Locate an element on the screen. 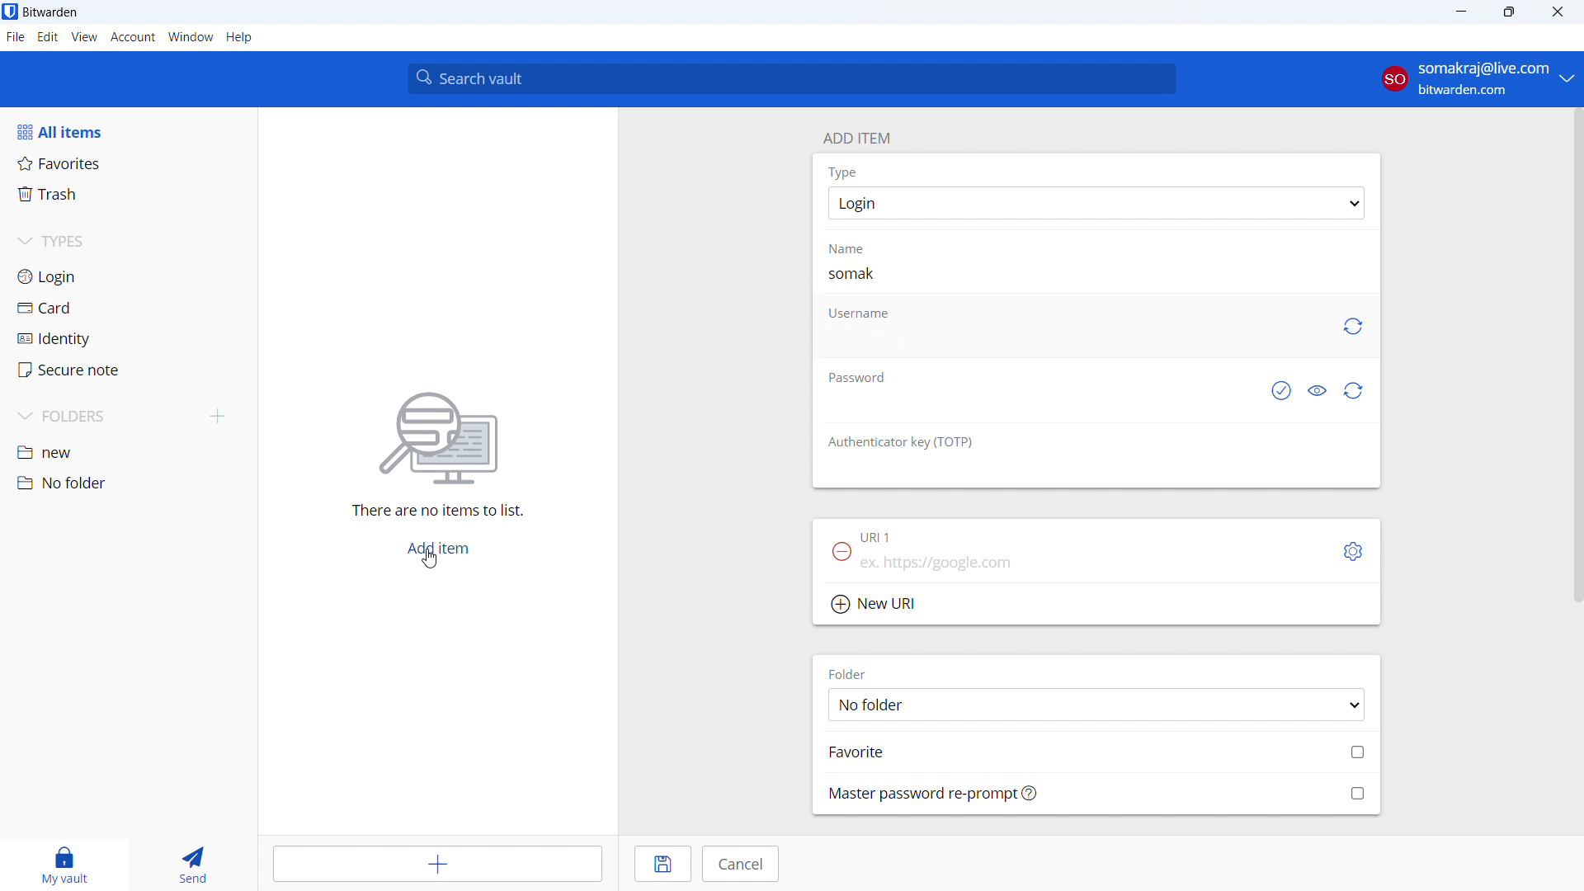  trash is located at coordinates (127, 195).